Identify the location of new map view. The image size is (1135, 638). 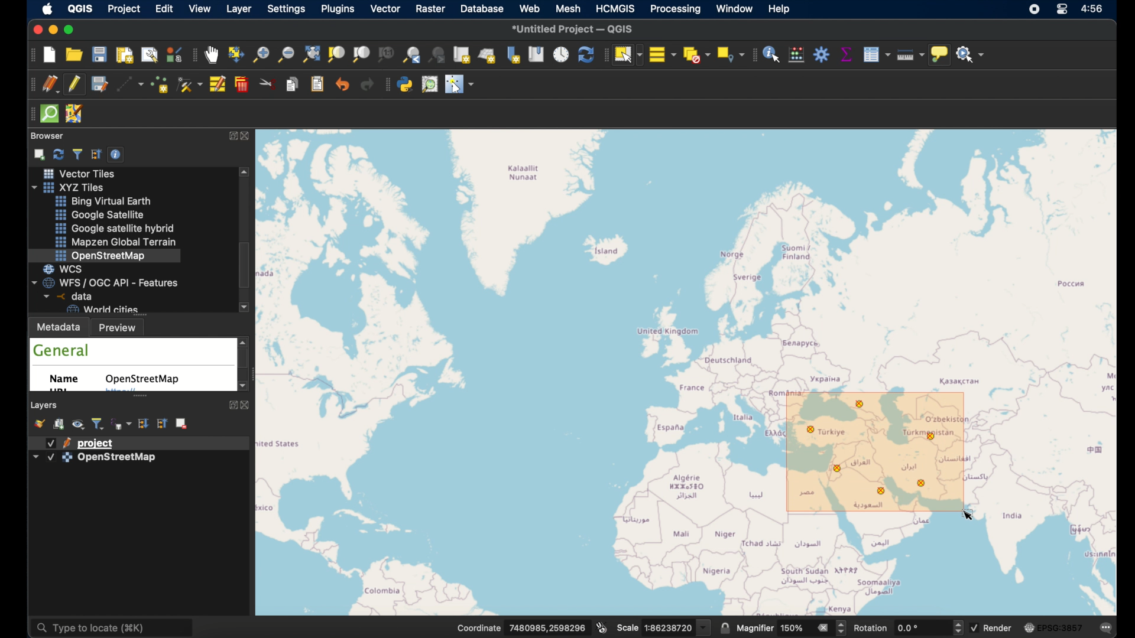
(462, 55).